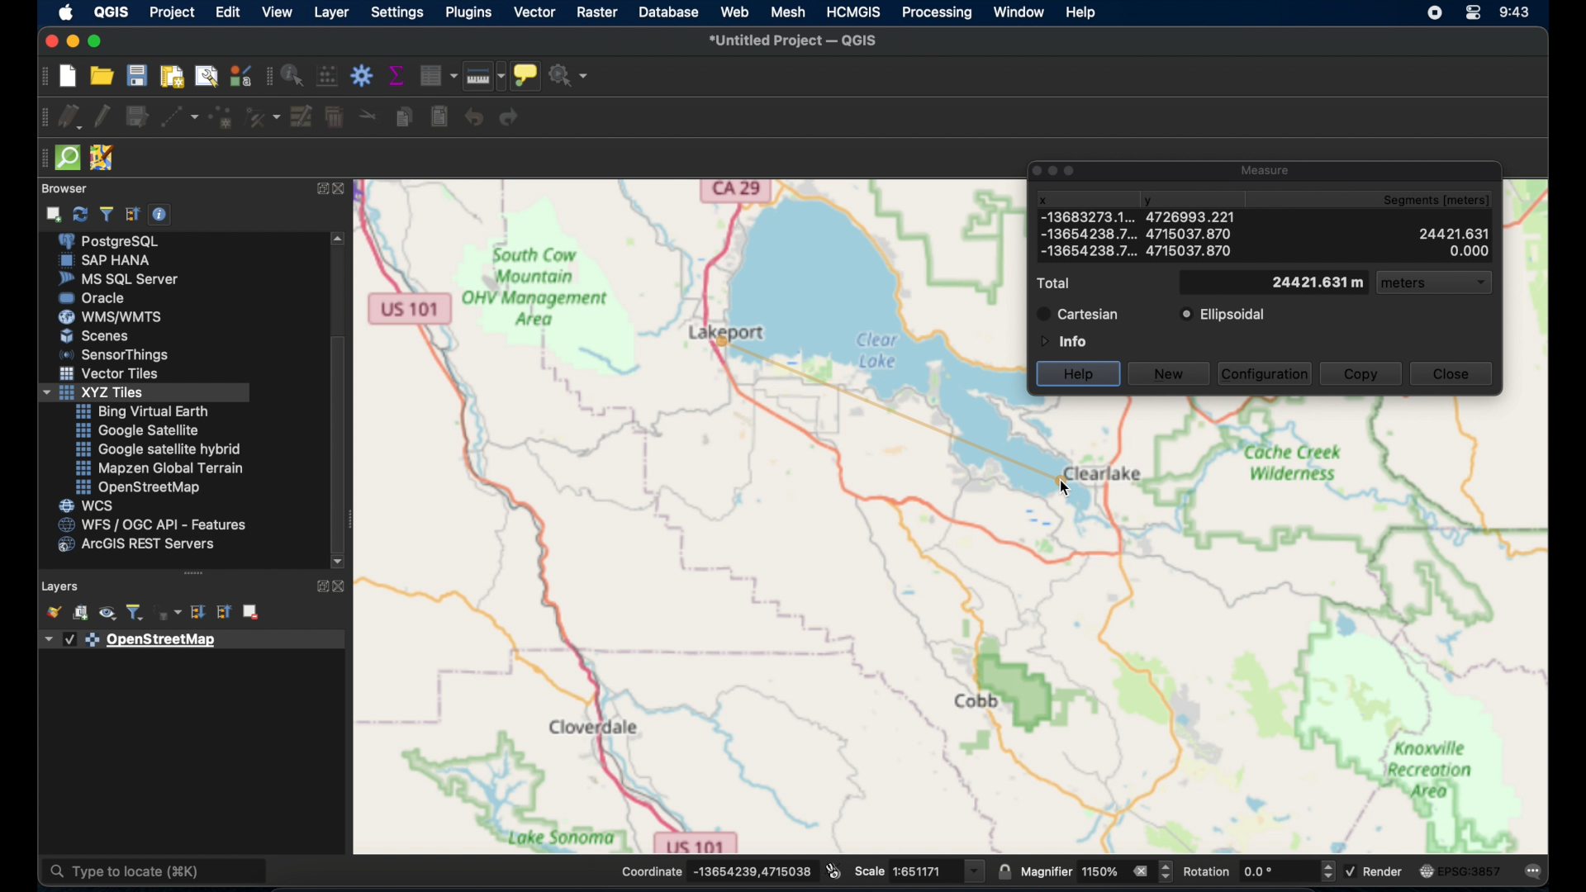 Image resolution: width=1586 pixels, height=892 pixels. Describe the element at coordinates (140, 547) in the screenshot. I see `arcGIS rest servers` at that location.